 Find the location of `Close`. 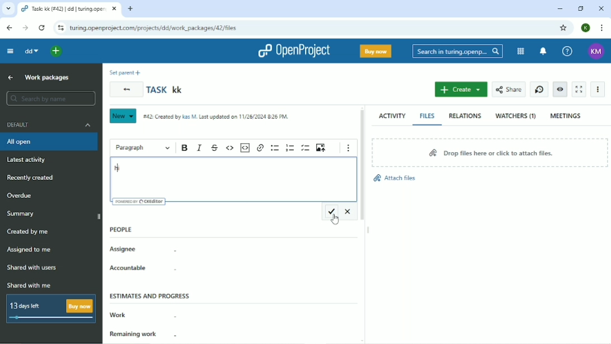

Close is located at coordinates (602, 8).